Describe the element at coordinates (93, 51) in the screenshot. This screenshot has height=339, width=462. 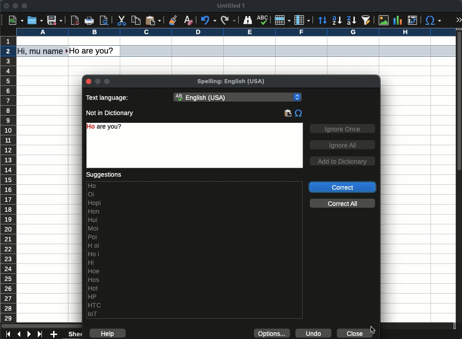
I see `Hoi are you?` at that location.